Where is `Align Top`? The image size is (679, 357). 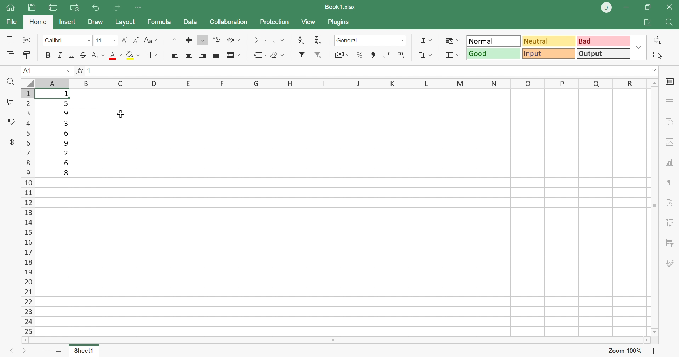 Align Top is located at coordinates (176, 39).